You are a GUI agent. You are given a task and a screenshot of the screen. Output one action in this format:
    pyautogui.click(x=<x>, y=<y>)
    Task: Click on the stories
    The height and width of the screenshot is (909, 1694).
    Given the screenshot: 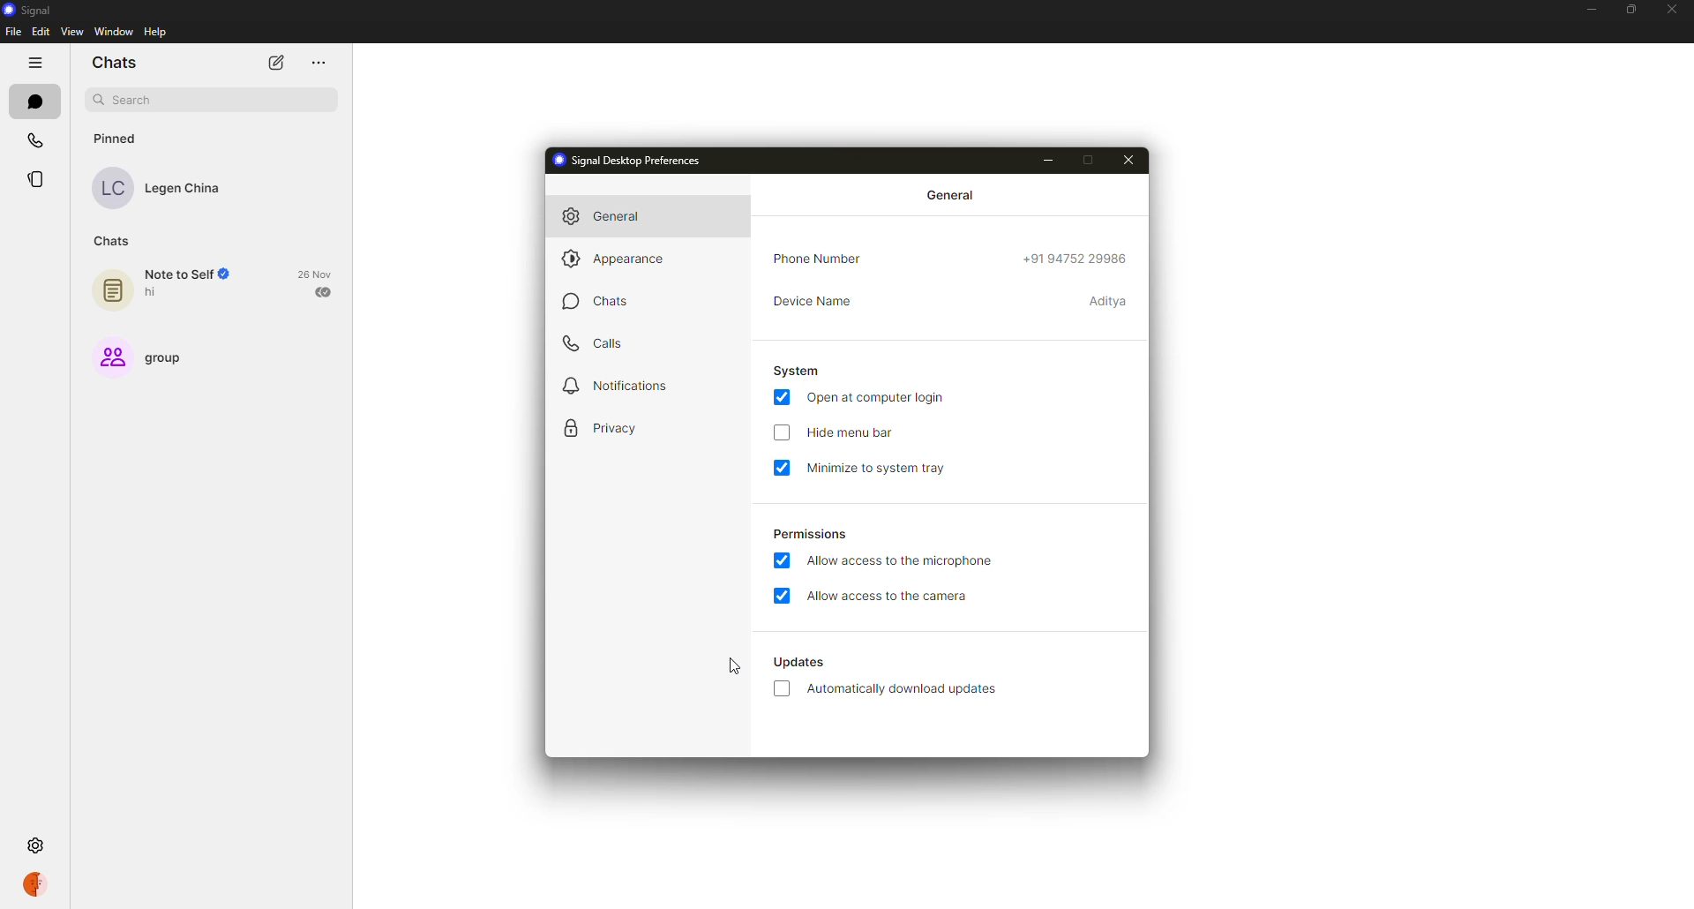 What is the action you would take?
    pyautogui.click(x=38, y=177)
    